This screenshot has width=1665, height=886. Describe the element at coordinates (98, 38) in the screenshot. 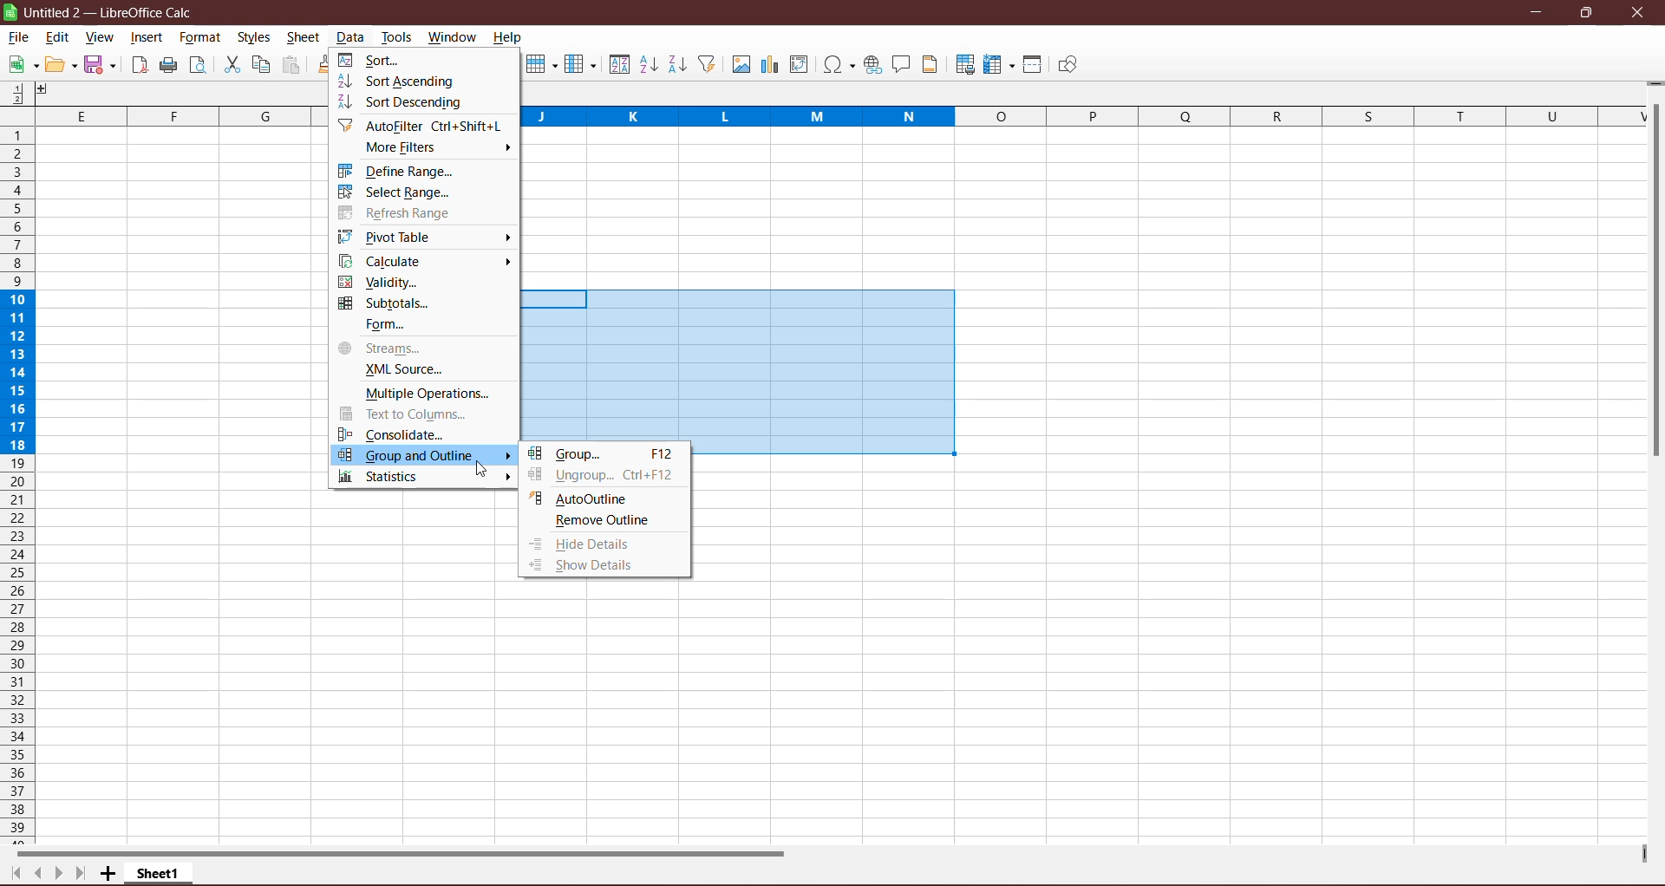

I see `View` at that location.